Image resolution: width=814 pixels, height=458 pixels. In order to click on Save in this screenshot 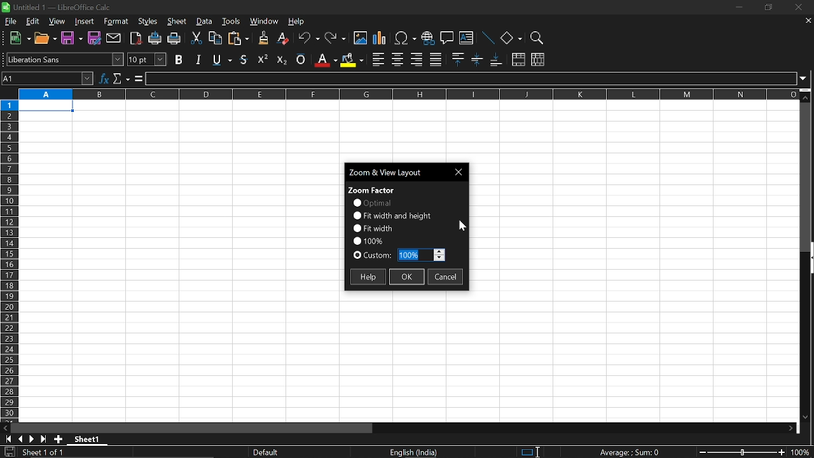, I will do `click(71, 39)`.